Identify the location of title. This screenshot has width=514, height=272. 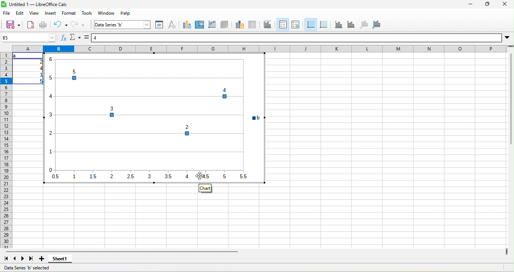
(268, 25).